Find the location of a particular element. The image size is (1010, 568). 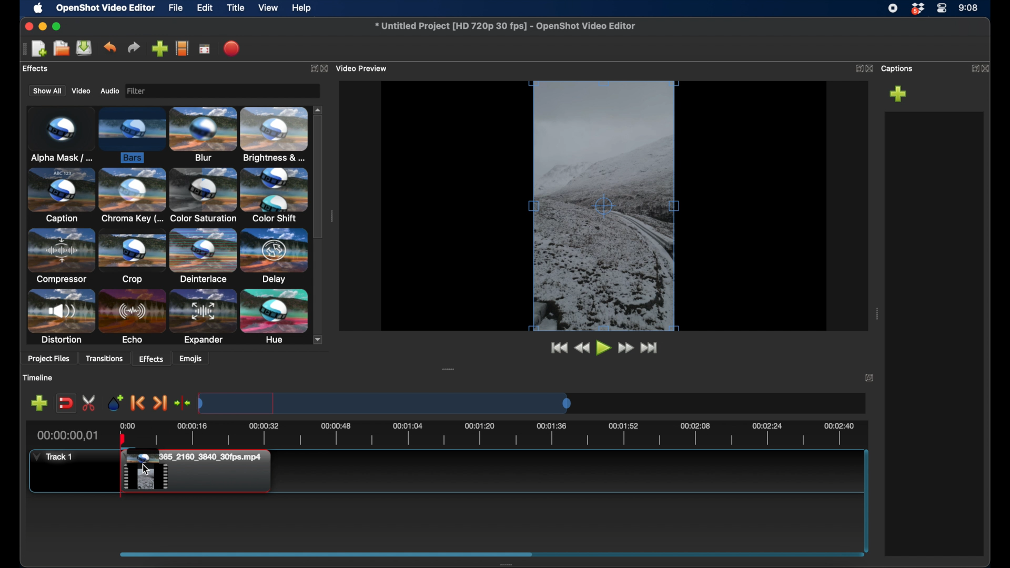

deinterlace is located at coordinates (202, 257).